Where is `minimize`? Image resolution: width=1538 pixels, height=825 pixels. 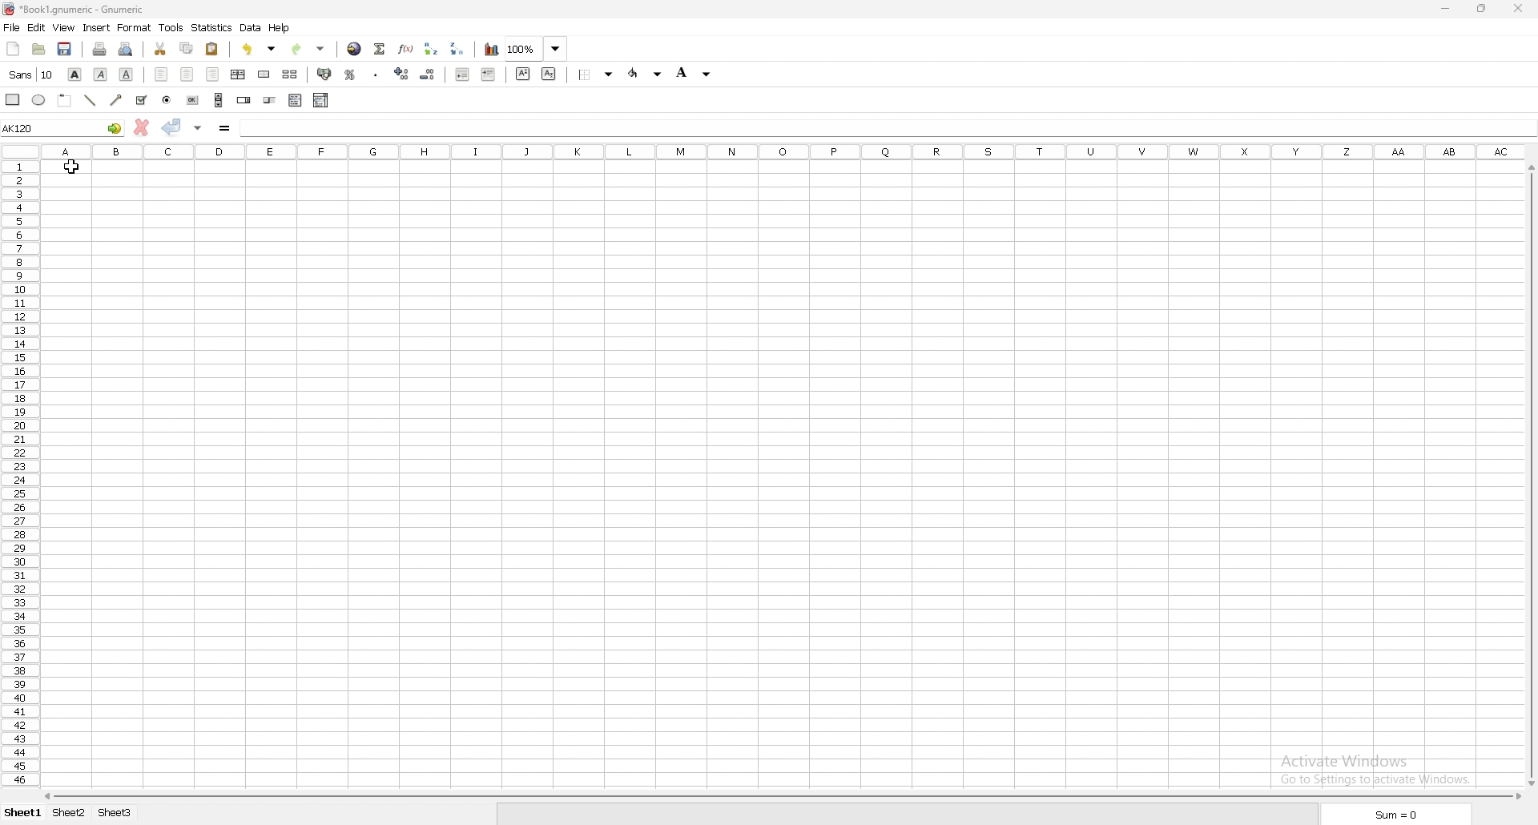 minimize is located at coordinates (1447, 9).